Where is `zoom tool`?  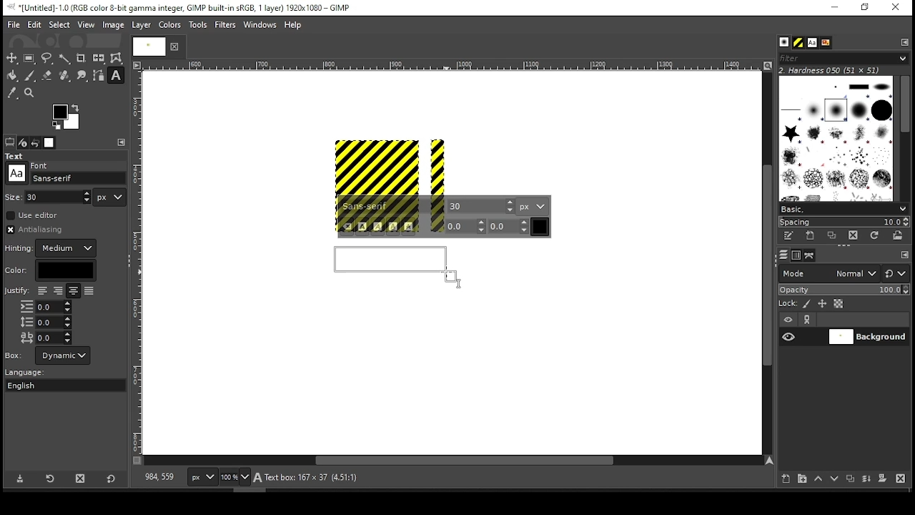 zoom tool is located at coordinates (30, 94).